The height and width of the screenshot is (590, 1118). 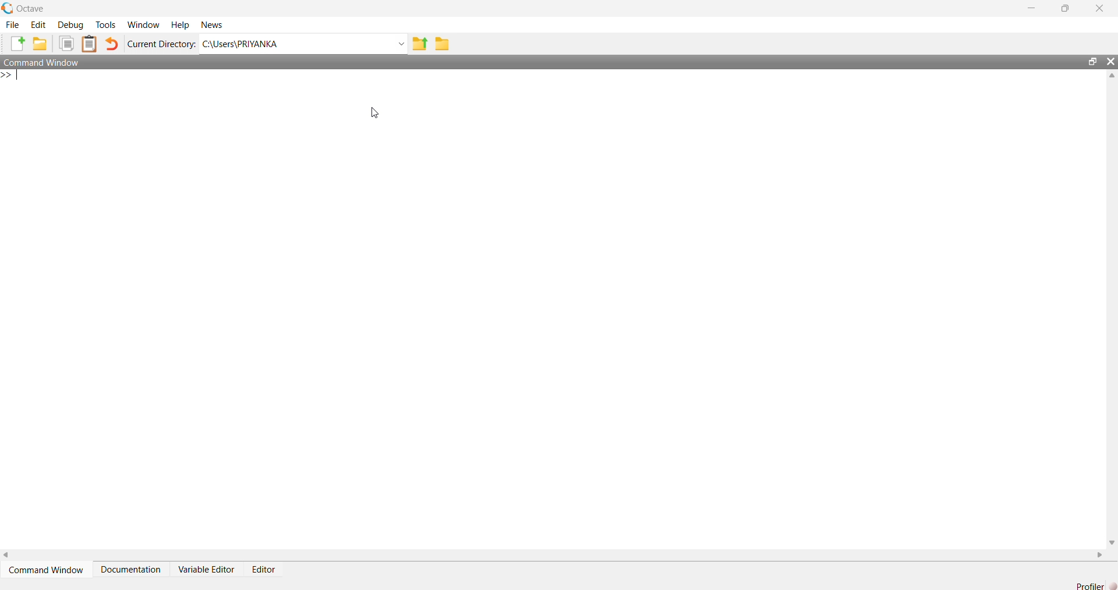 What do you see at coordinates (1100, 10) in the screenshot?
I see `Close` at bounding box center [1100, 10].